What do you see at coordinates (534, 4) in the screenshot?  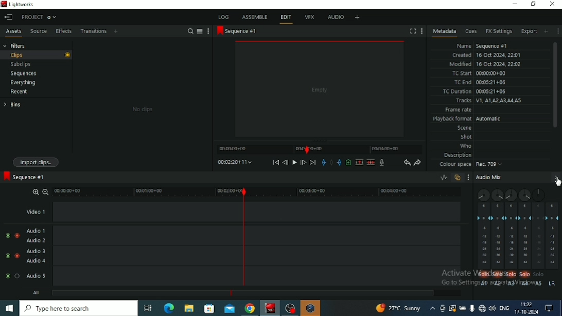 I see `Restore down` at bounding box center [534, 4].